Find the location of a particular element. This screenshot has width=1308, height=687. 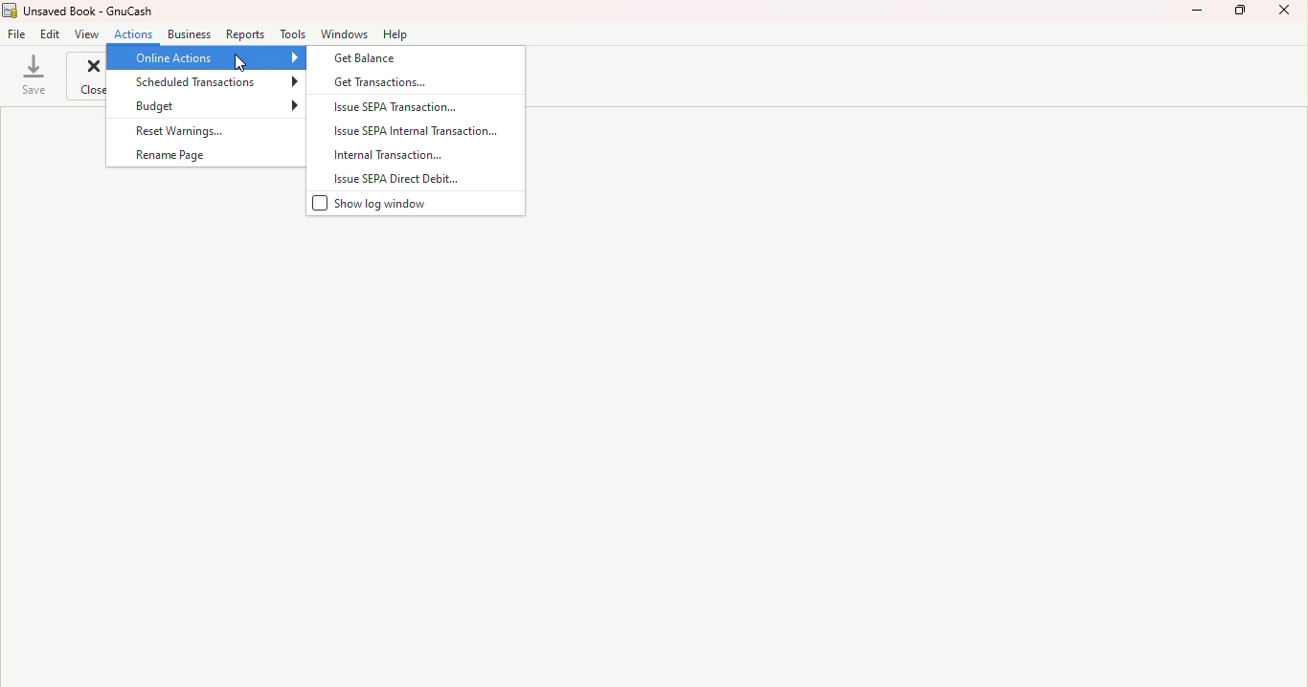

Reports is located at coordinates (243, 33).